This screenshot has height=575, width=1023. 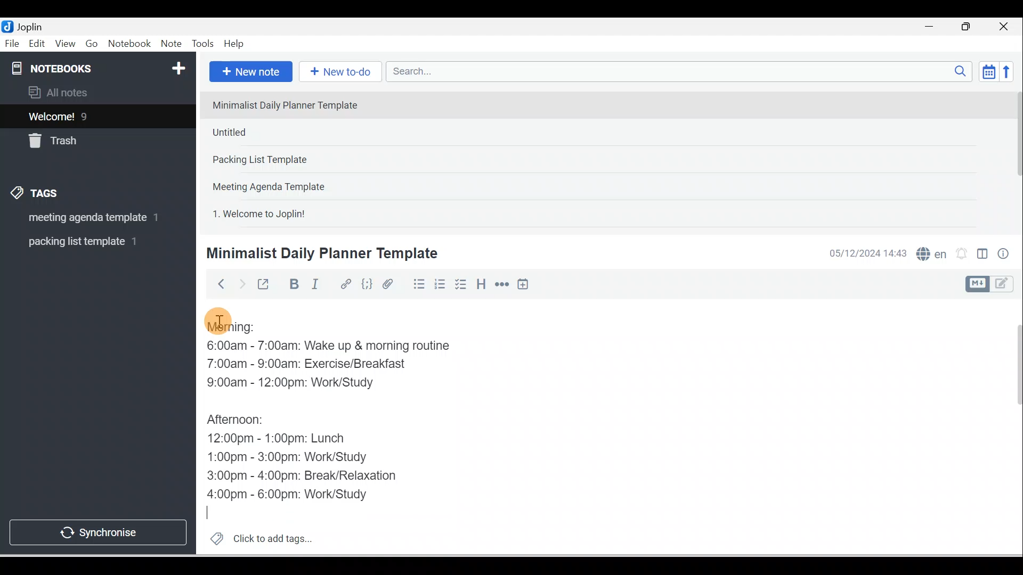 I want to click on 6:00am - 7:00am: Wake up & morning routine, so click(x=338, y=348).